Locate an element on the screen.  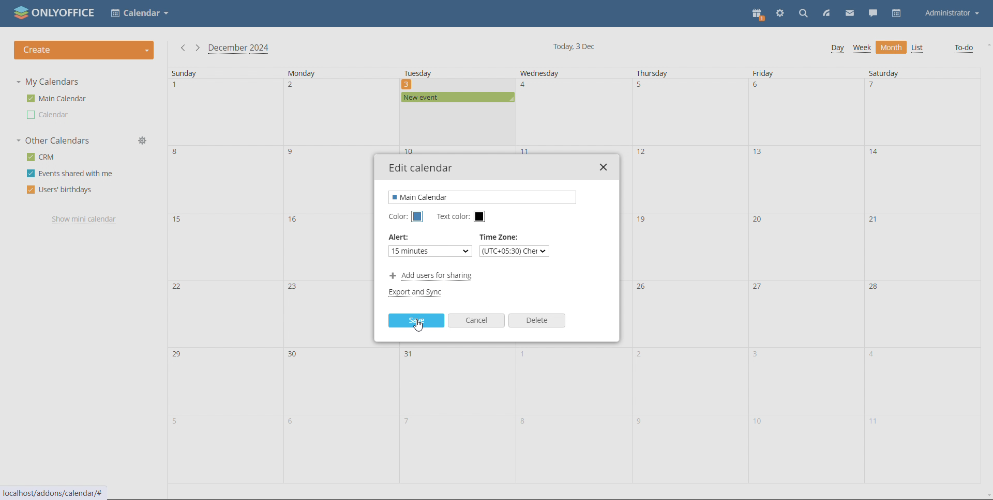
delete is located at coordinates (537, 320).